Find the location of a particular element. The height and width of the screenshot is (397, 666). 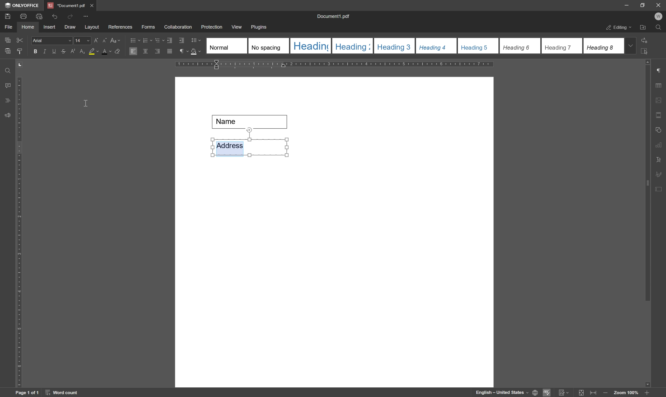

copy style is located at coordinates (20, 51).